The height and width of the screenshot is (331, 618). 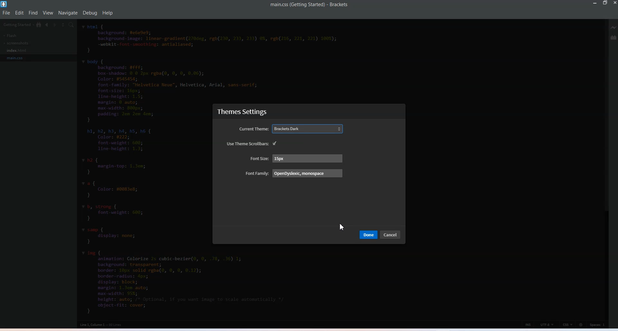 What do you see at coordinates (64, 25) in the screenshot?
I see `Split screen vertically and Horizontally` at bounding box center [64, 25].